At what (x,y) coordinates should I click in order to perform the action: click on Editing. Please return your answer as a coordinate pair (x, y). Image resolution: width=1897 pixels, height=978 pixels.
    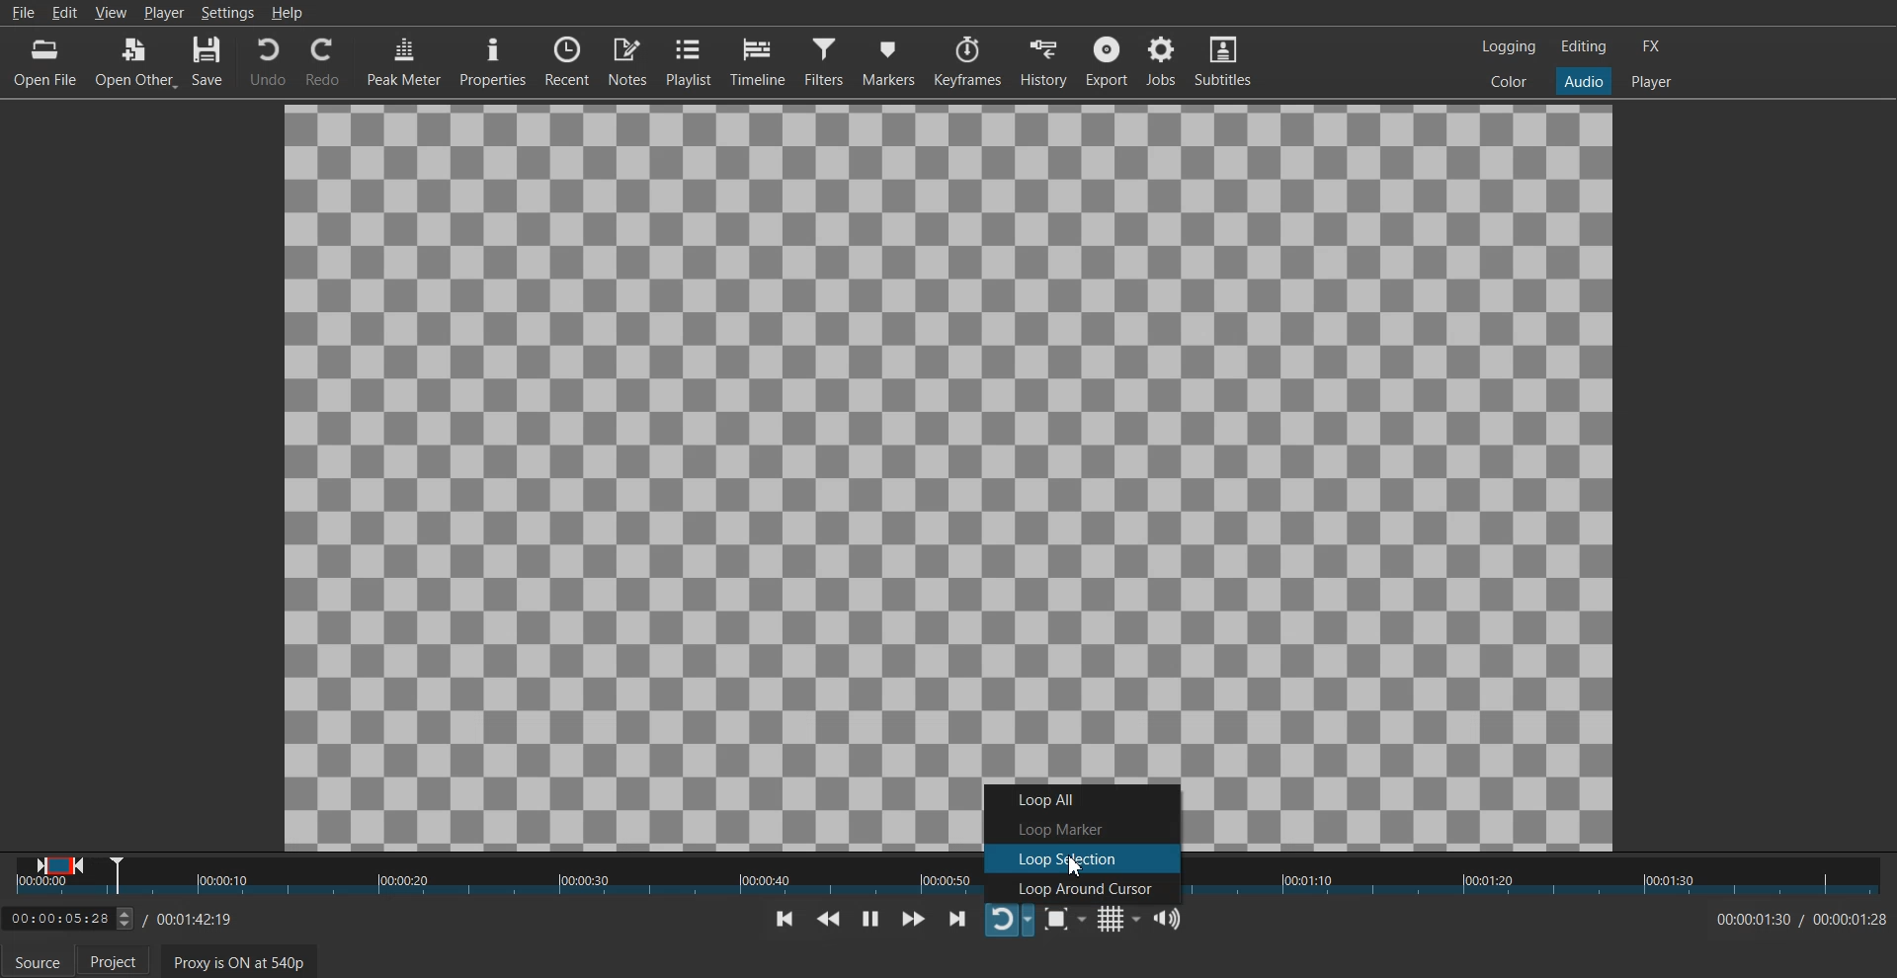
    Looking at the image, I should click on (1584, 46).